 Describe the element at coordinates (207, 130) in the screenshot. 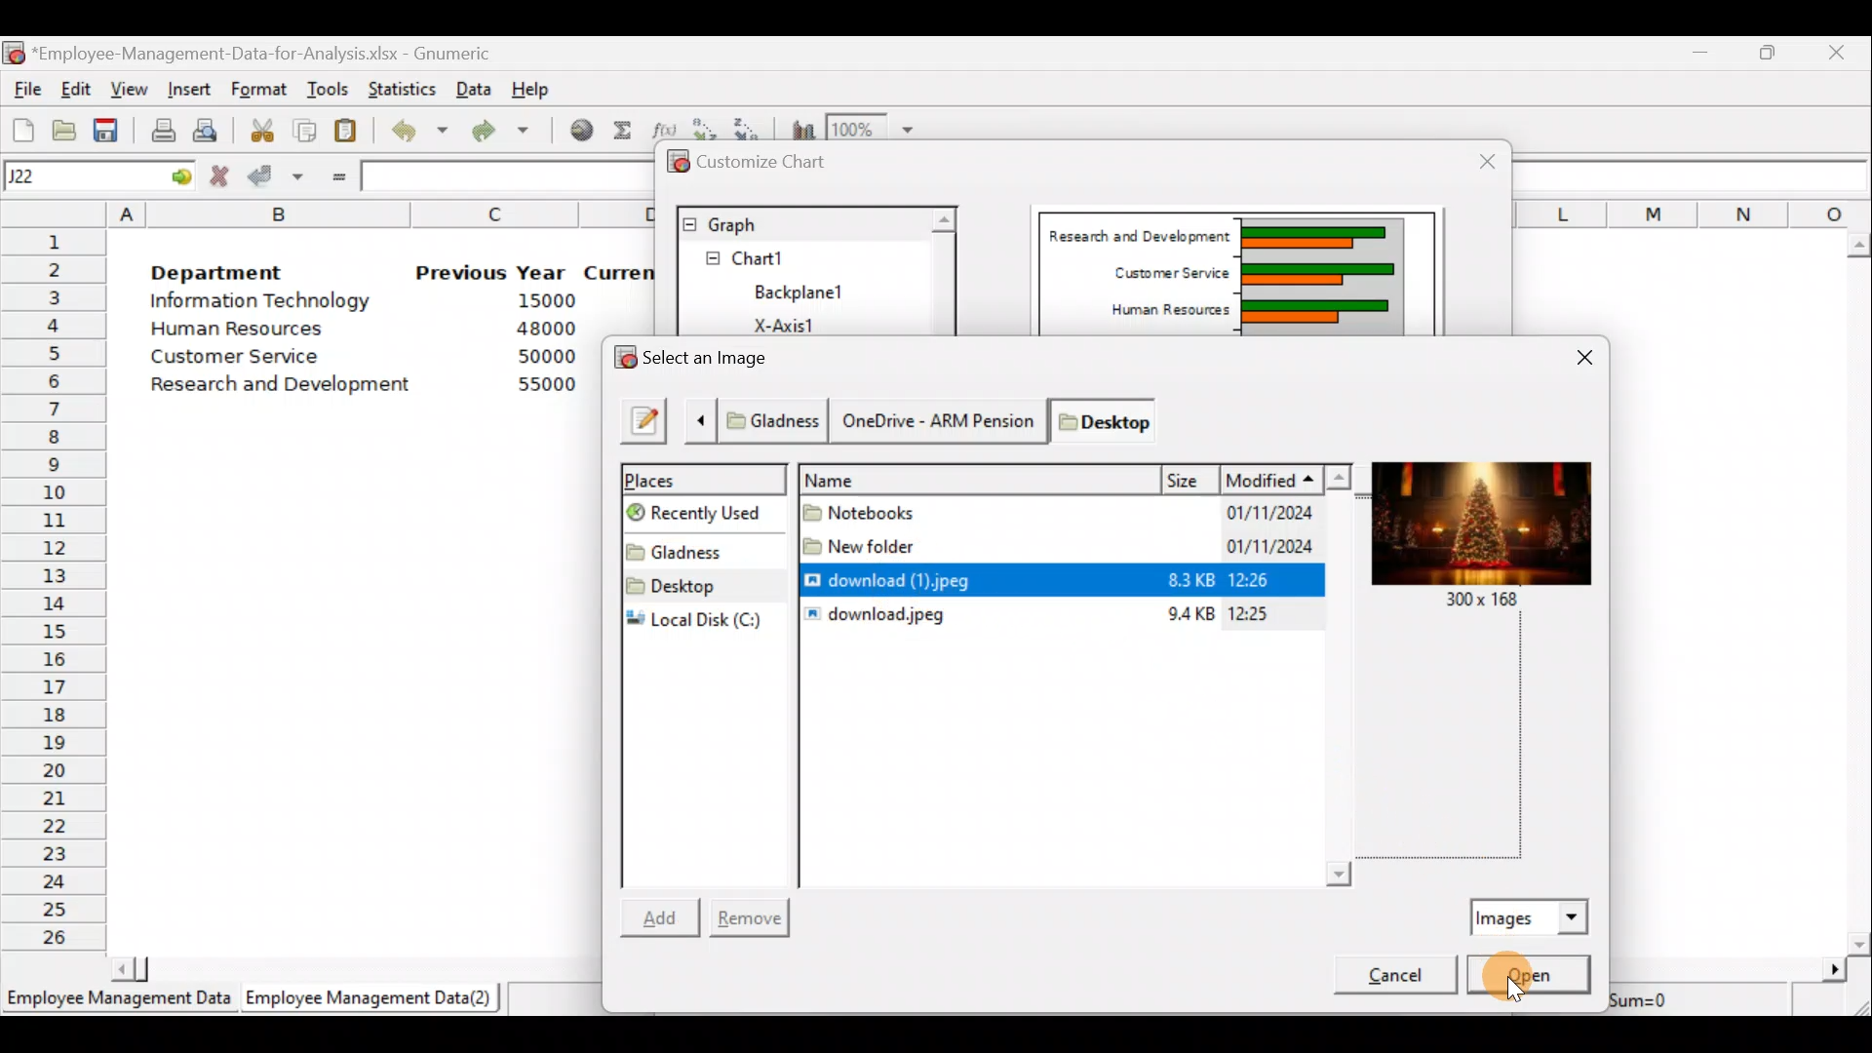

I see `Print preview` at that location.